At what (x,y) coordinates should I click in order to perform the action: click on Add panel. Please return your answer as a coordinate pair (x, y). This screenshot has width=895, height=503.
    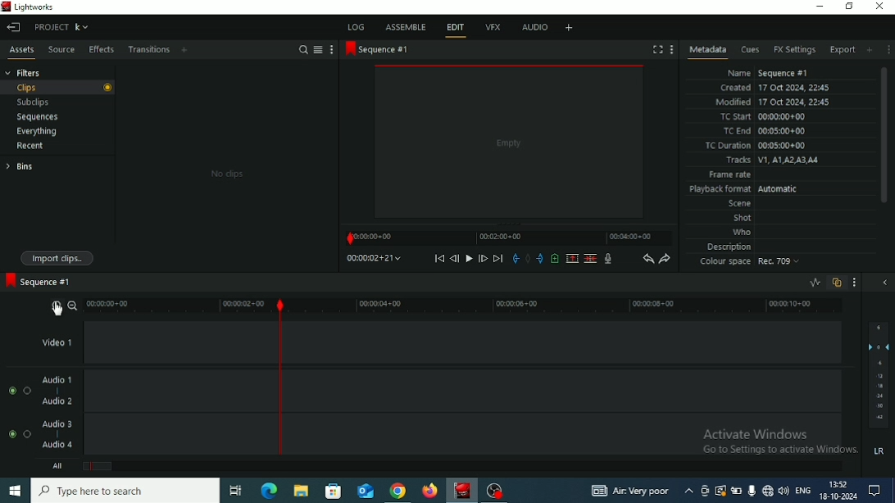
    Looking at the image, I should click on (186, 49).